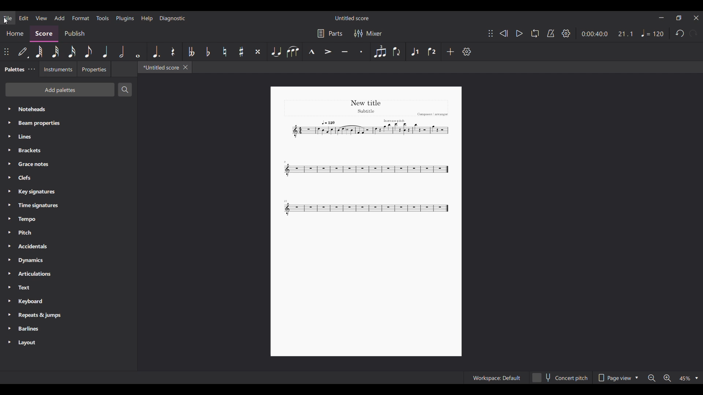  I want to click on Time signatures, so click(68, 206).